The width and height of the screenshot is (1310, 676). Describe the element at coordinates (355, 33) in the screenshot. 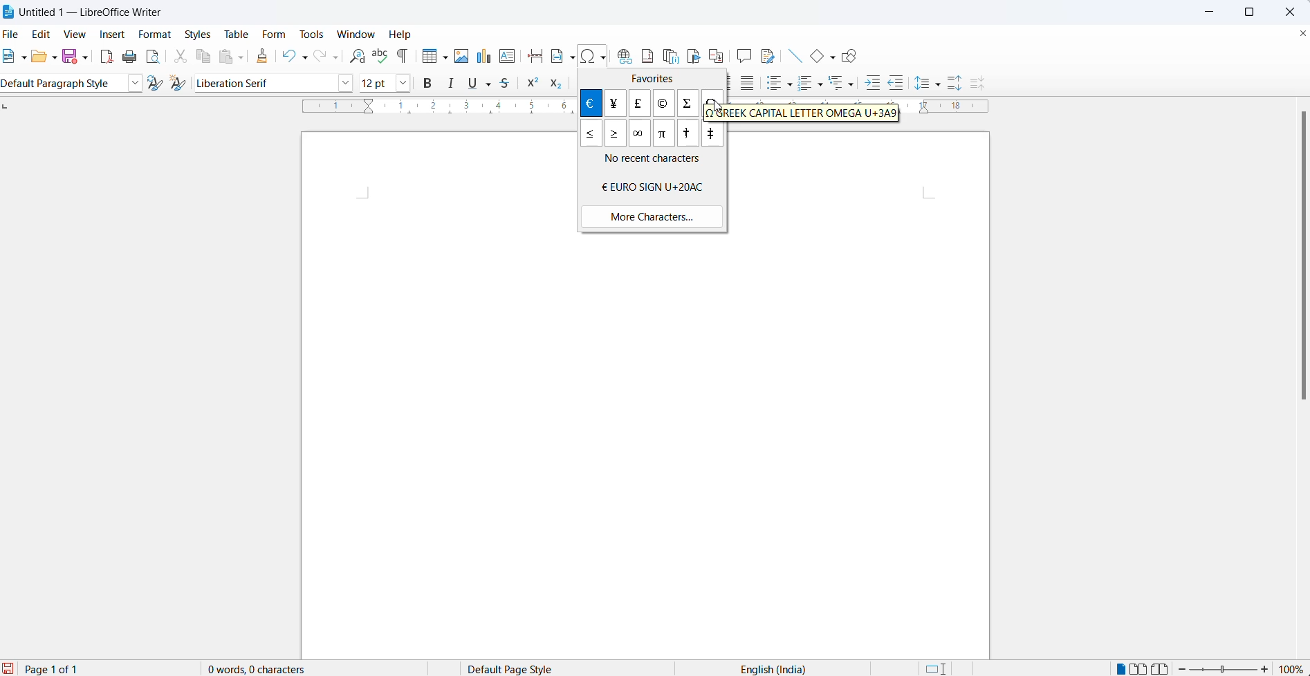

I see `window` at that location.